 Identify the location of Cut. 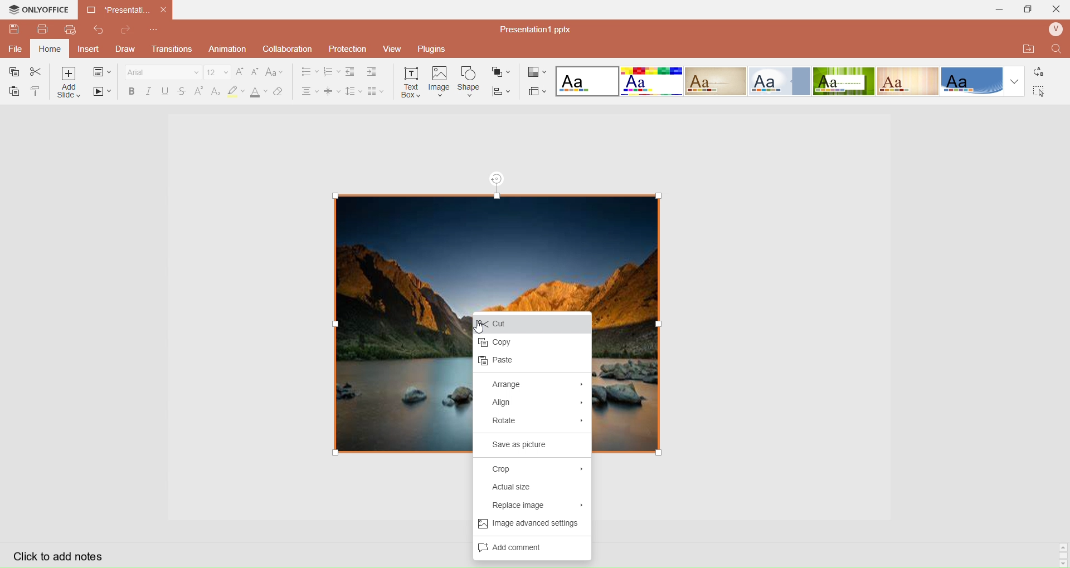
(35, 71).